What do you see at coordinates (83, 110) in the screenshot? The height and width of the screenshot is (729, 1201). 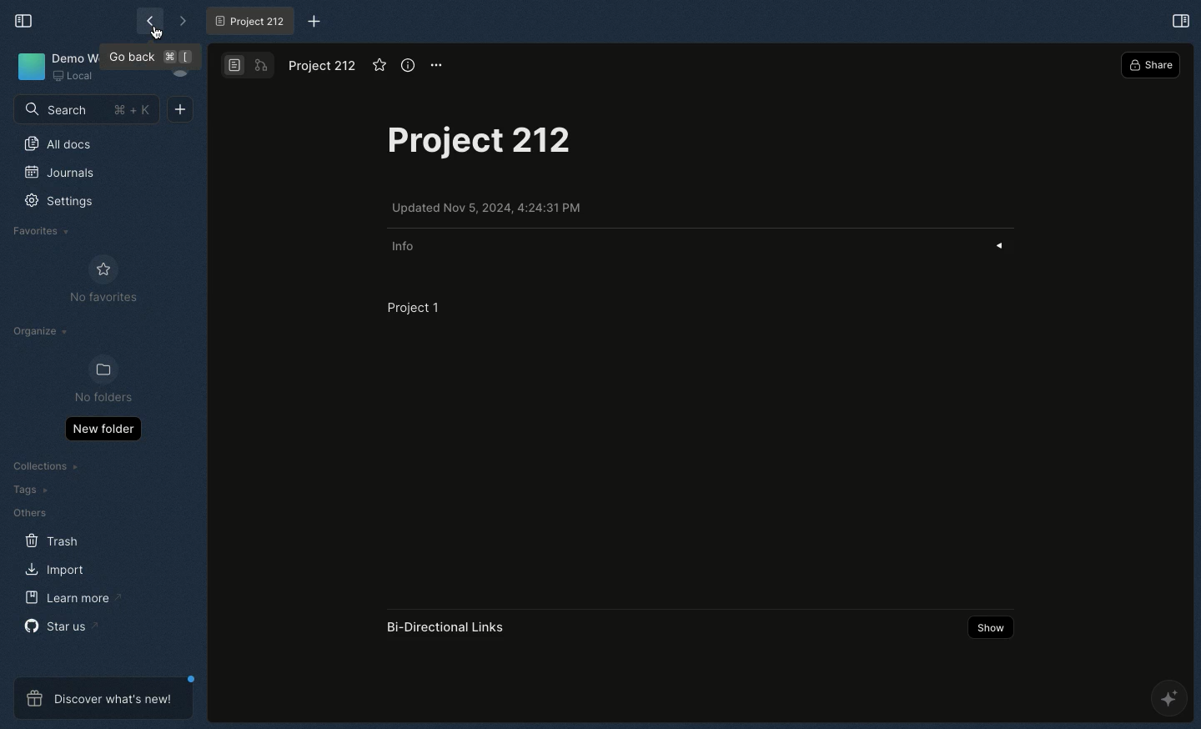 I see `Search` at bounding box center [83, 110].